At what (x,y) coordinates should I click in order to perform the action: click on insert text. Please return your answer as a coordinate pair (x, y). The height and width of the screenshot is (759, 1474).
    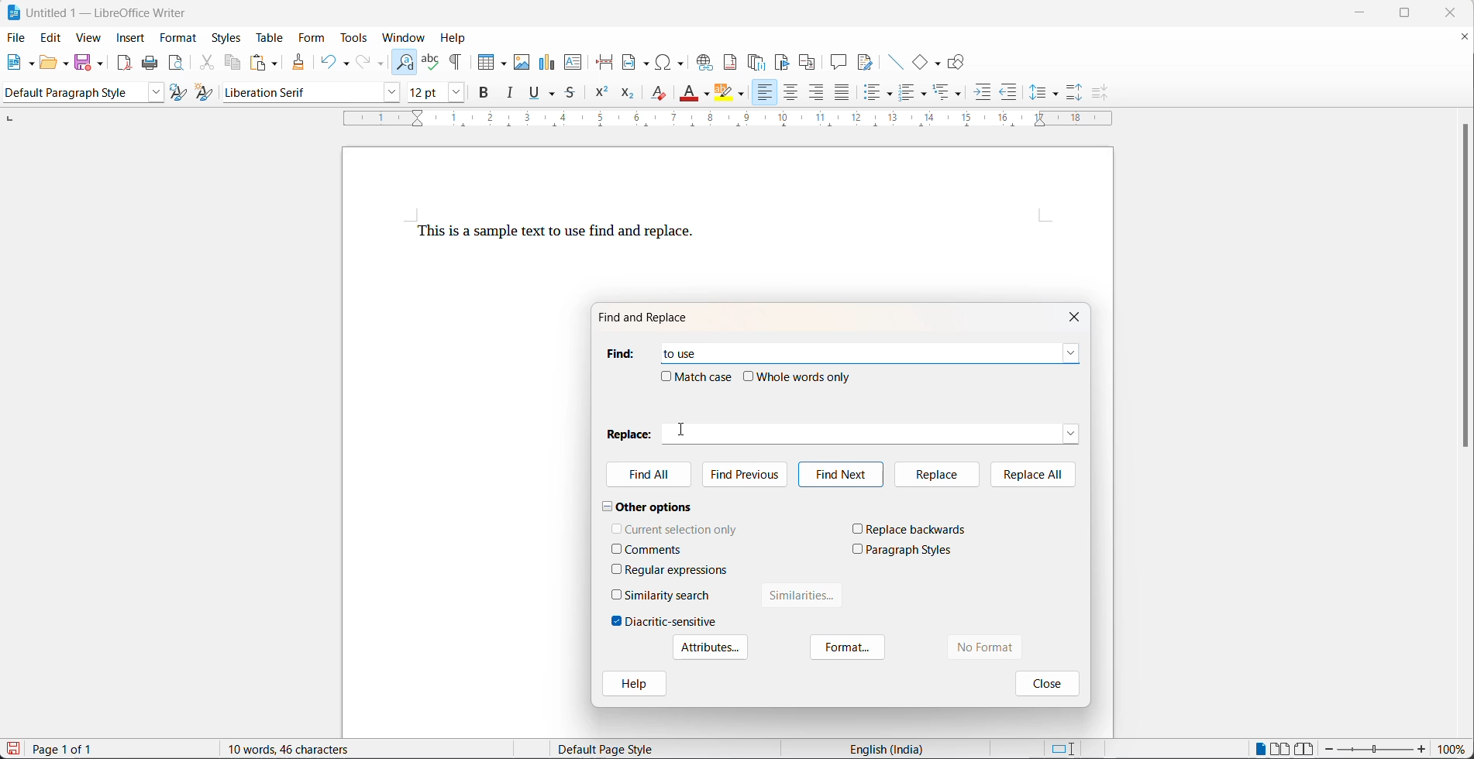
    Looking at the image, I should click on (574, 64).